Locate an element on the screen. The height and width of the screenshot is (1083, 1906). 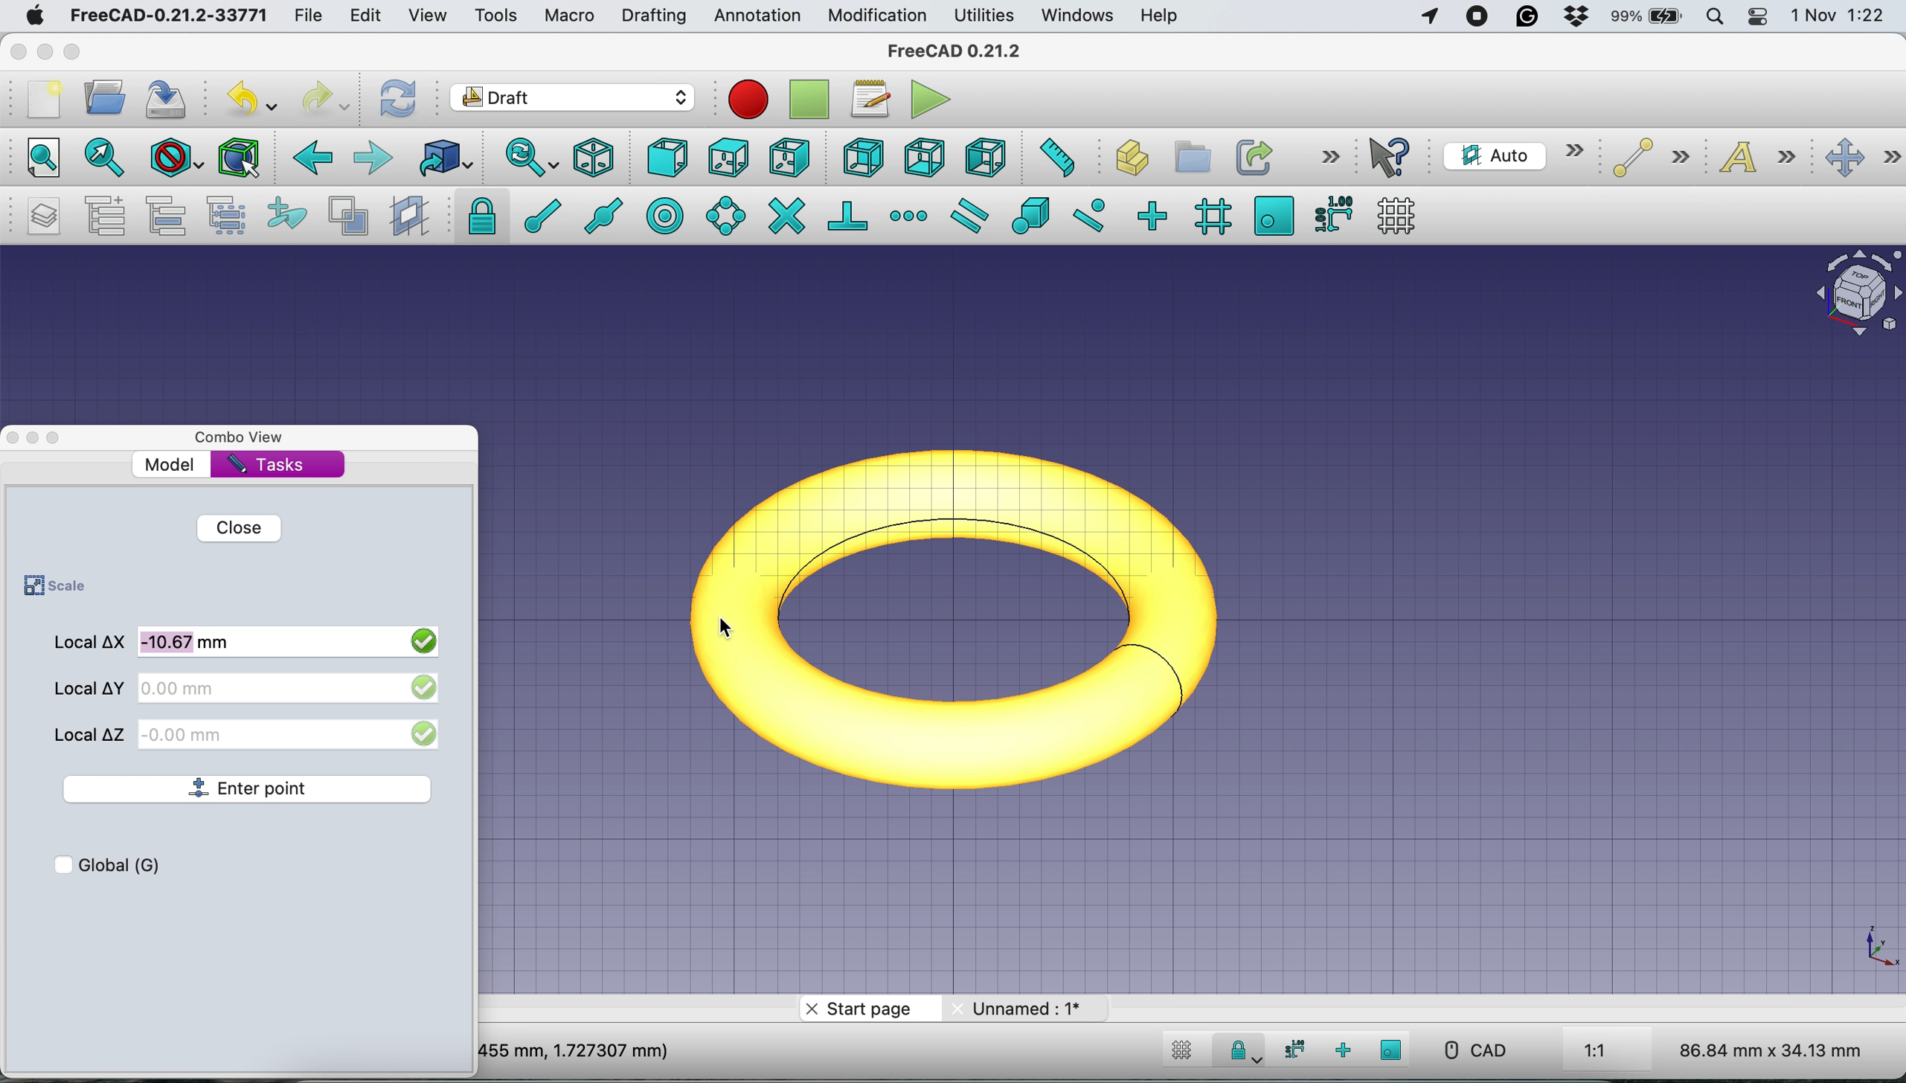
what's this is located at coordinates (1394, 158).